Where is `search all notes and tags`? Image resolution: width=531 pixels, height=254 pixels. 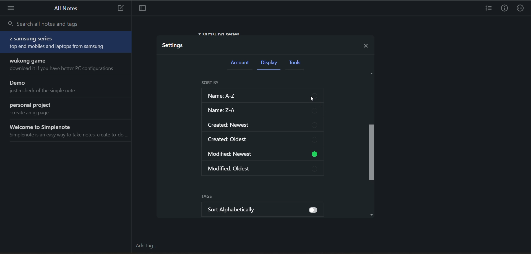
search all notes and tags is located at coordinates (66, 24).